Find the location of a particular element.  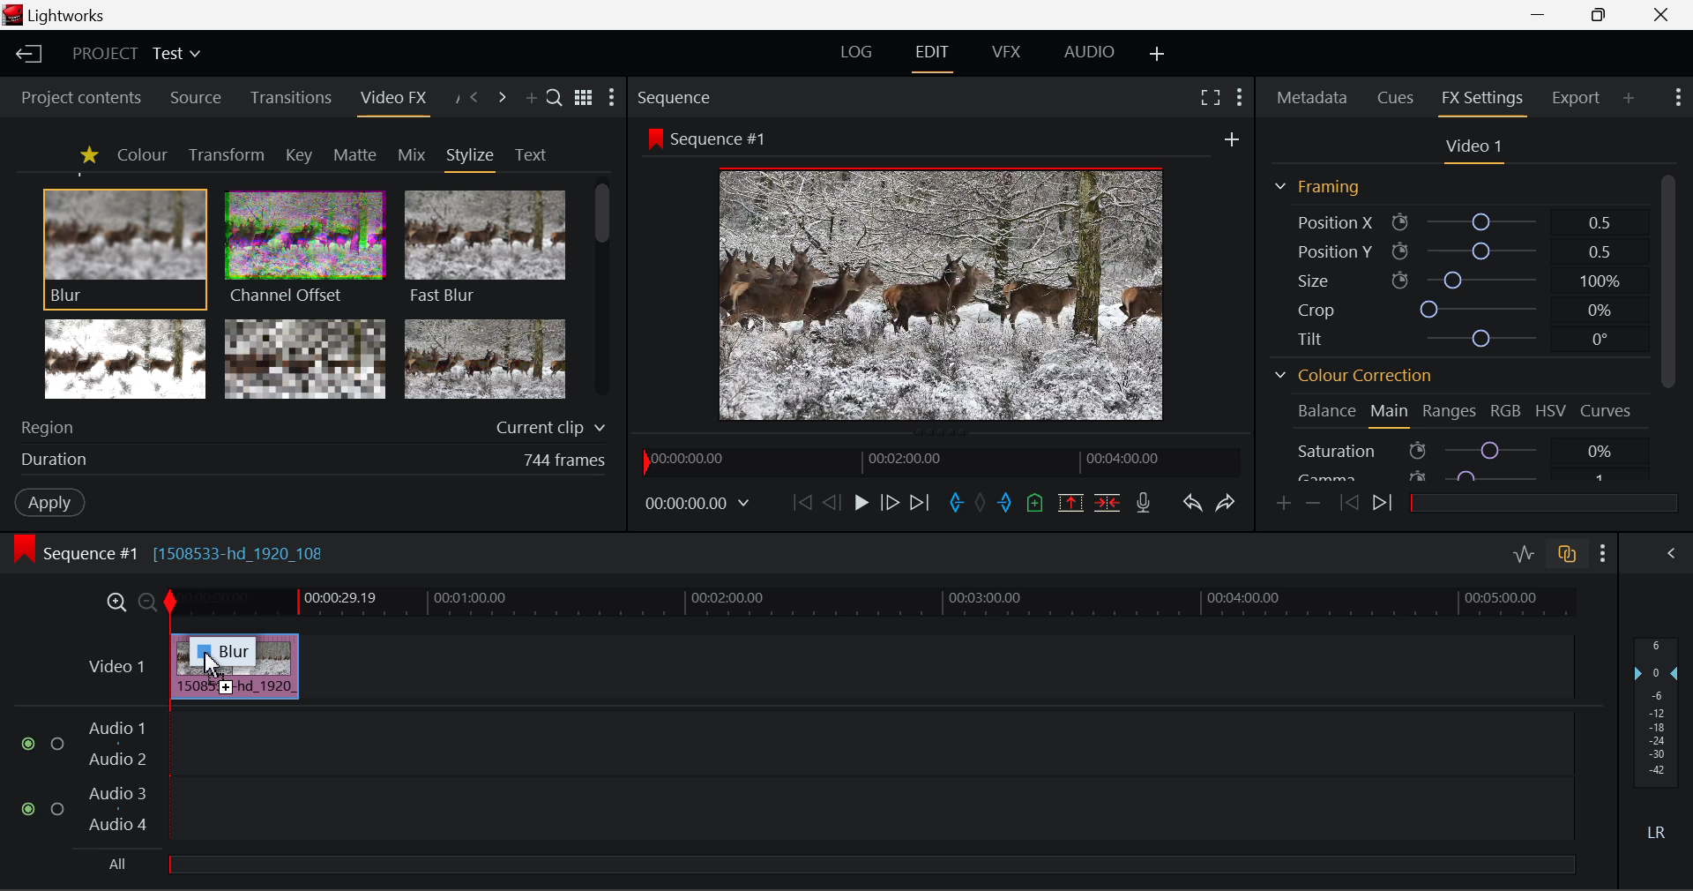

Video 1 Settings is located at coordinates (1474, 148).